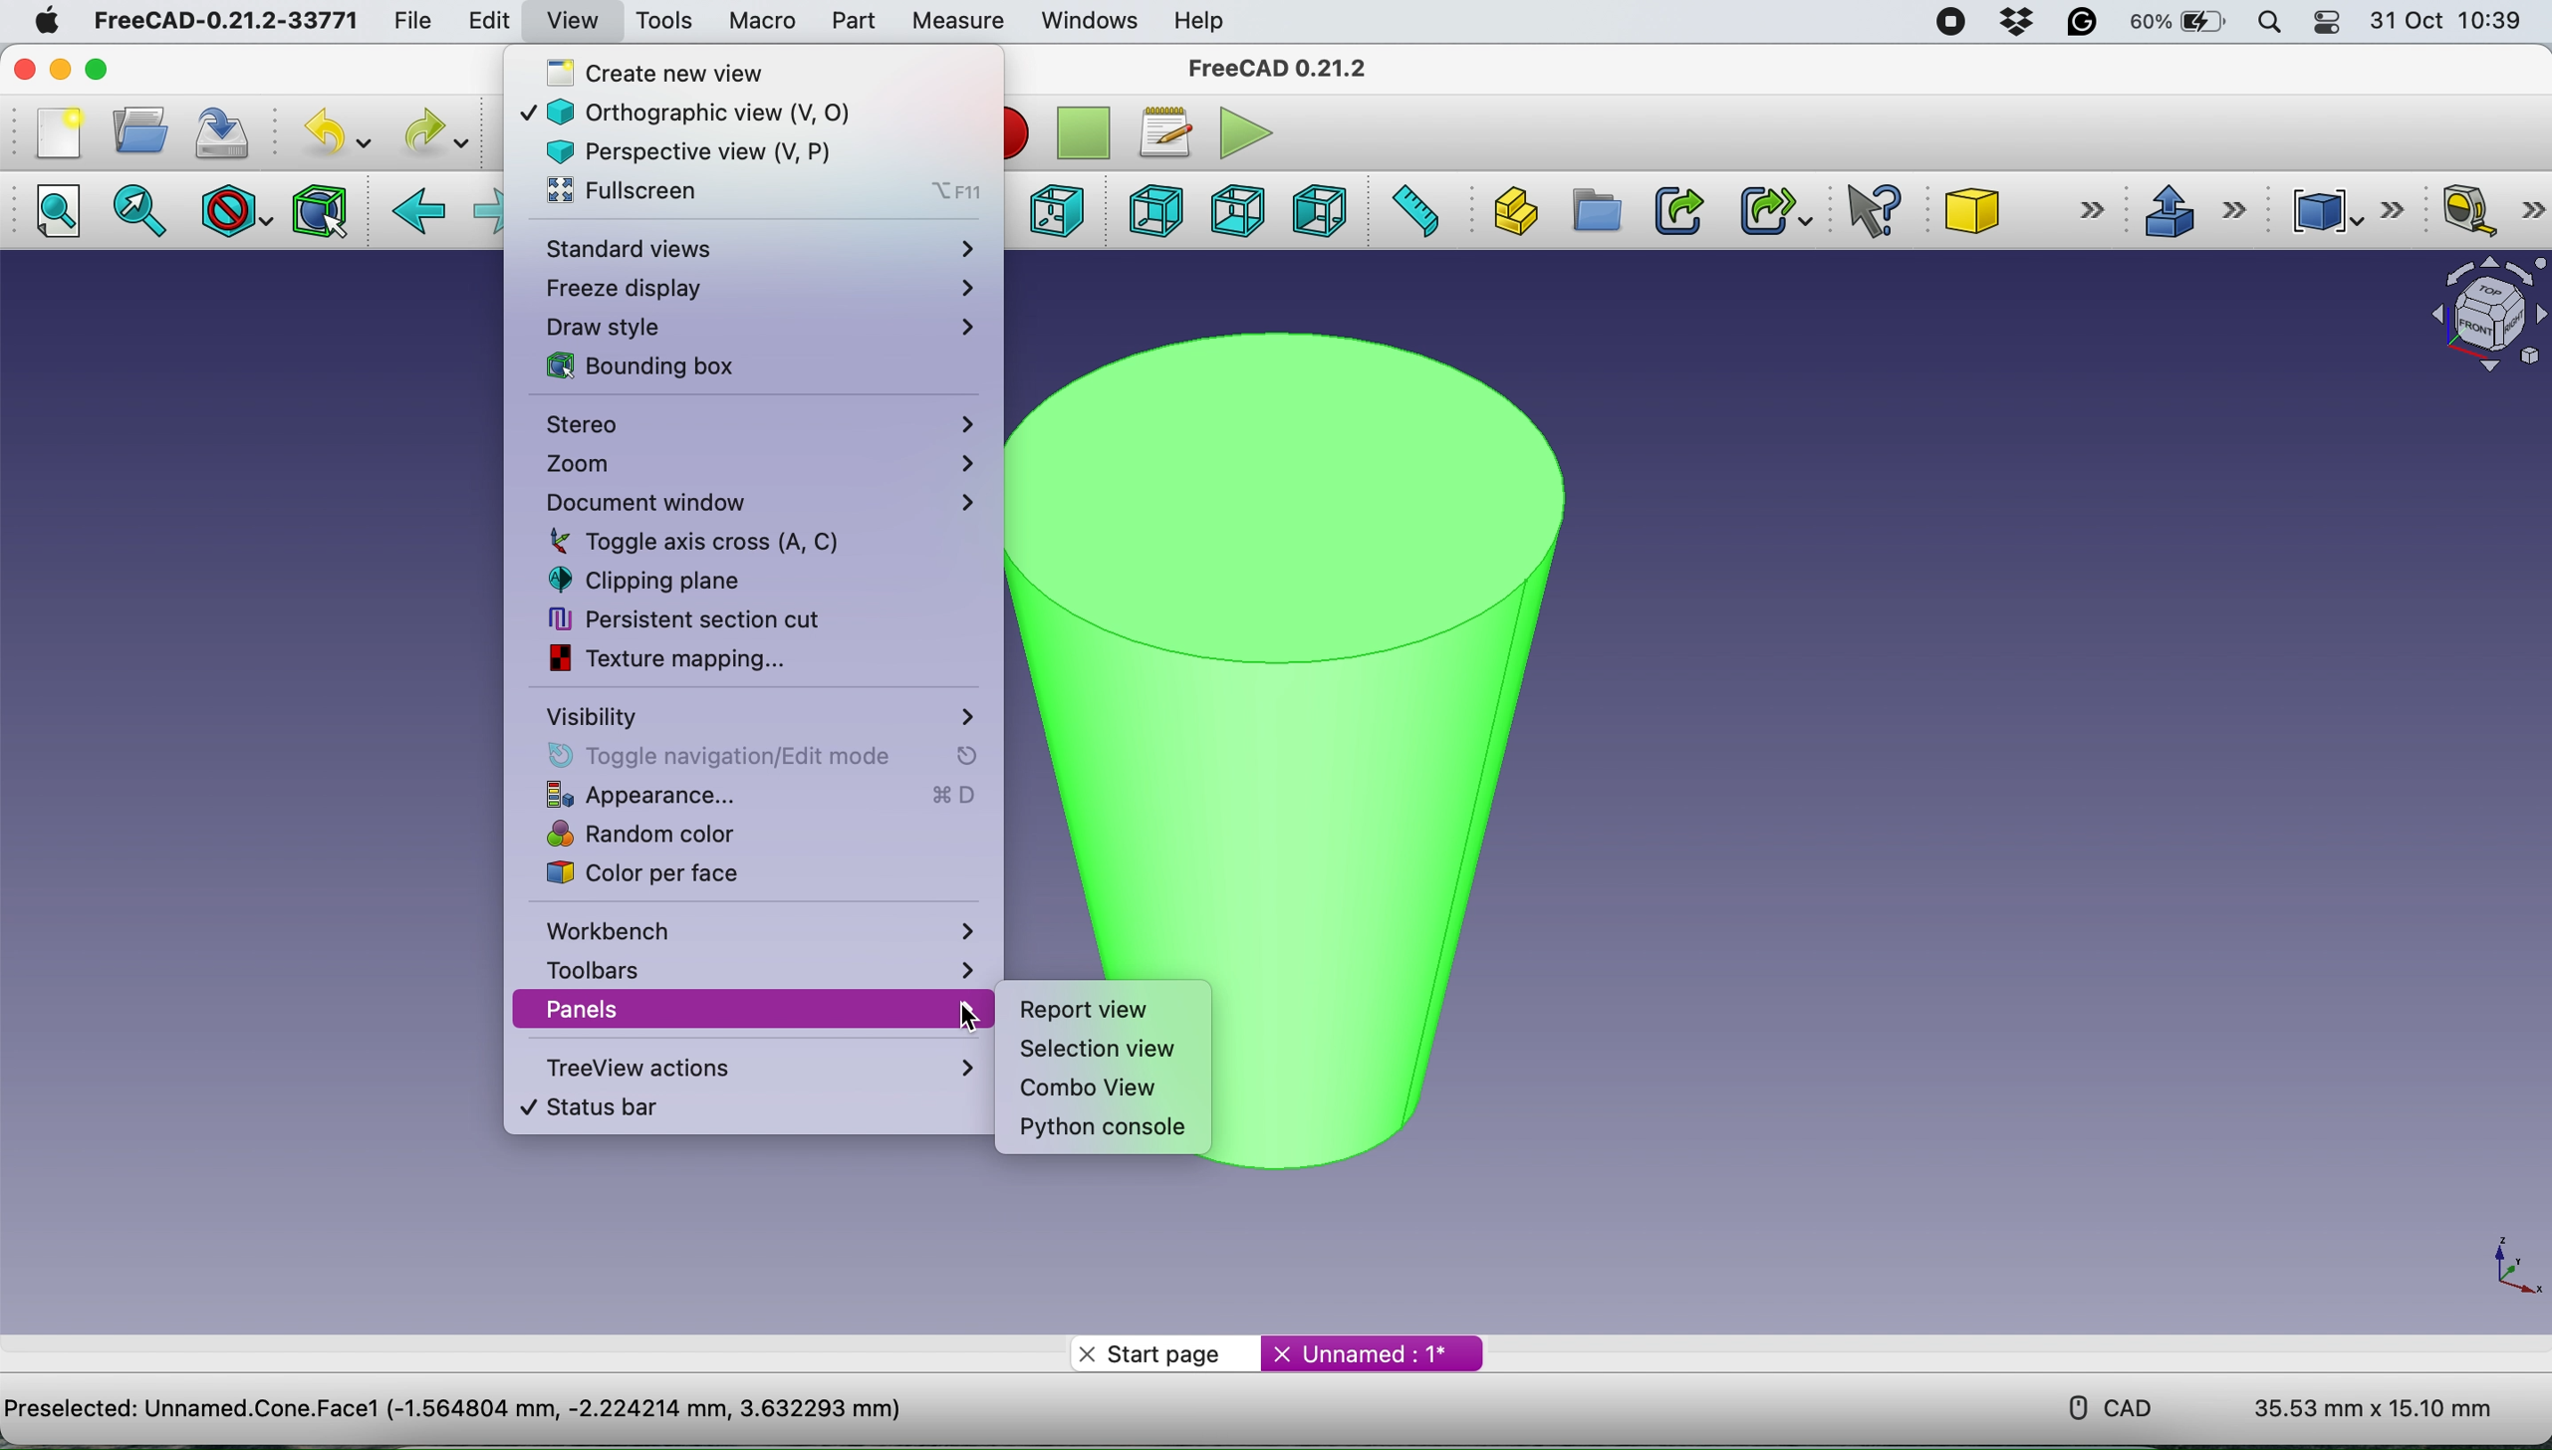 The image size is (2552, 1450). Describe the element at coordinates (2342, 207) in the screenshot. I see `compound tools` at that location.